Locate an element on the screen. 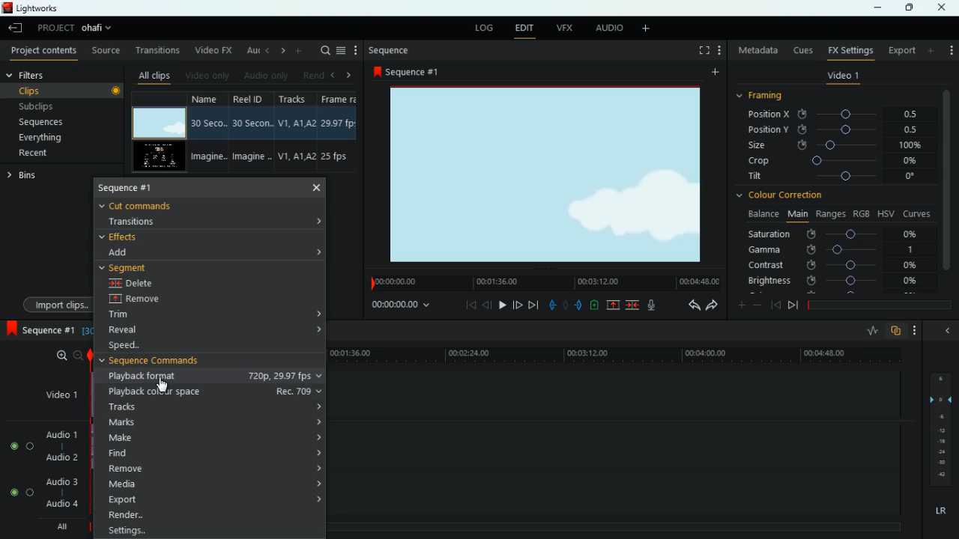 The image size is (959, 539). framing is located at coordinates (764, 95).